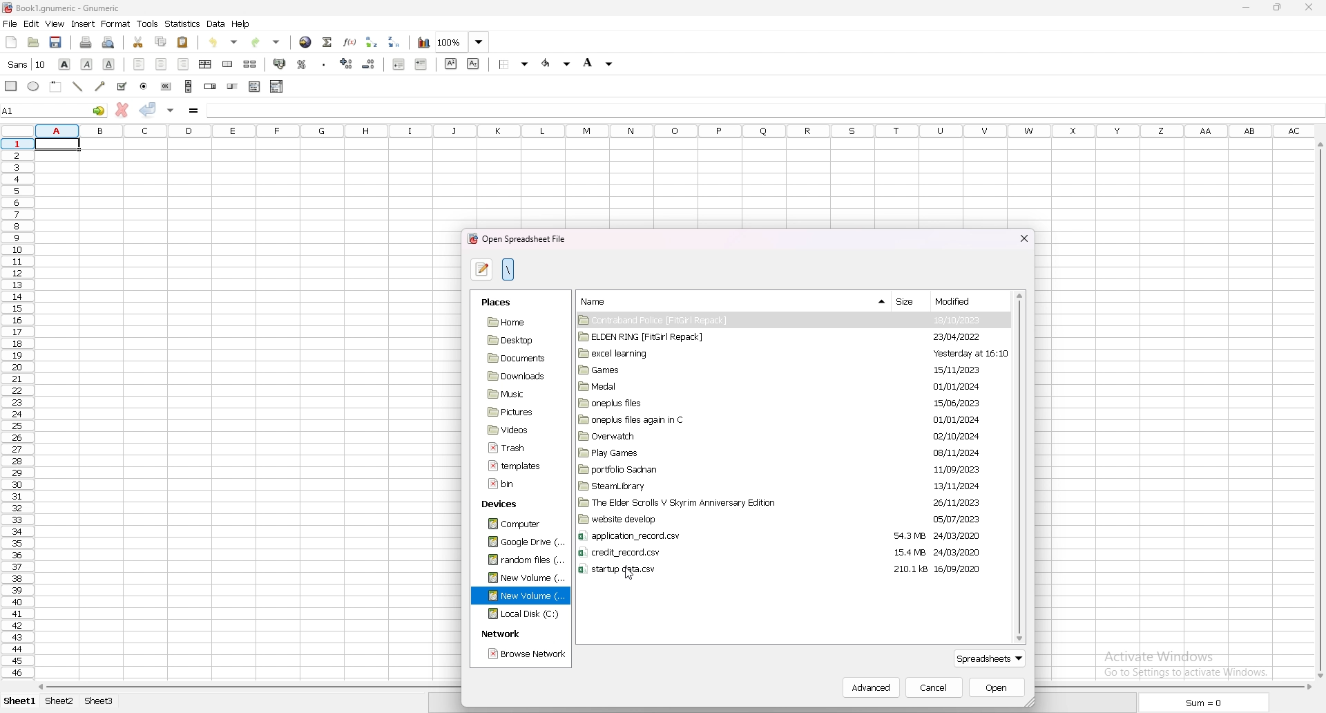 The image size is (1326, 713). What do you see at coordinates (277, 86) in the screenshot?
I see `combo box` at bounding box center [277, 86].